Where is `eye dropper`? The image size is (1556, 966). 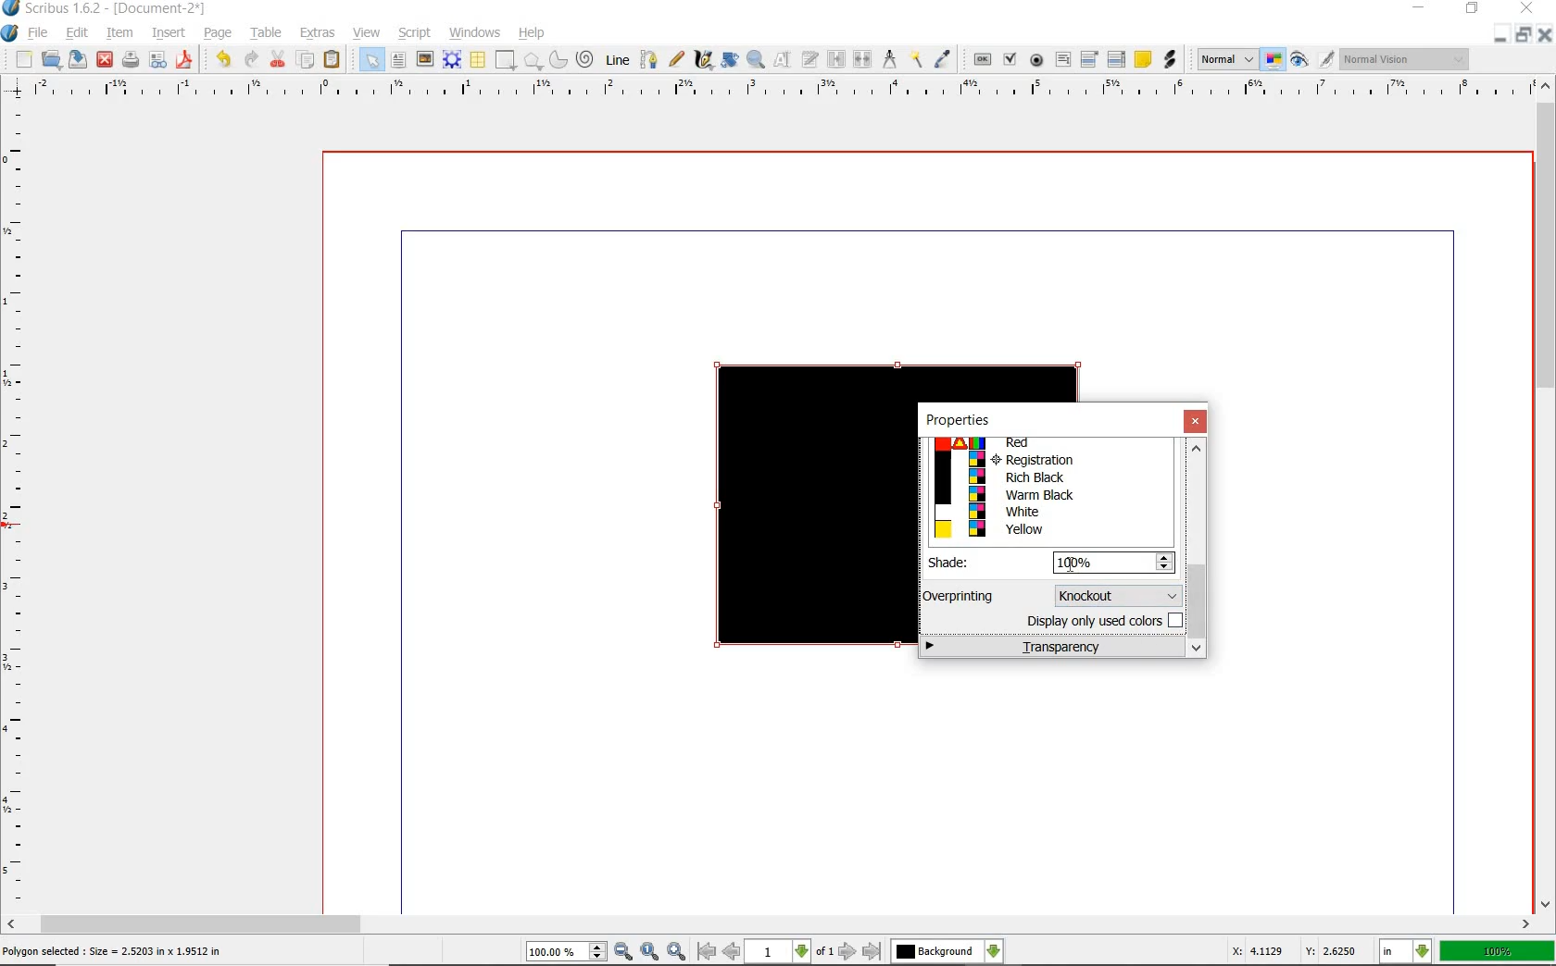 eye dropper is located at coordinates (945, 58).